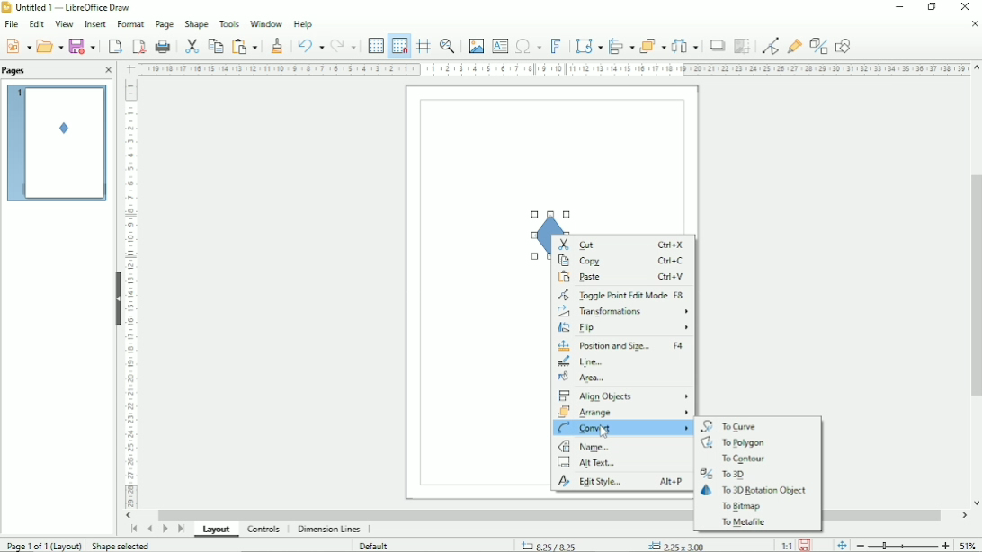 This screenshot has width=982, height=552. What do you see at coordinates (622, 262) in the screenshot?
I see `Copy` at bounding box center [622, 262].